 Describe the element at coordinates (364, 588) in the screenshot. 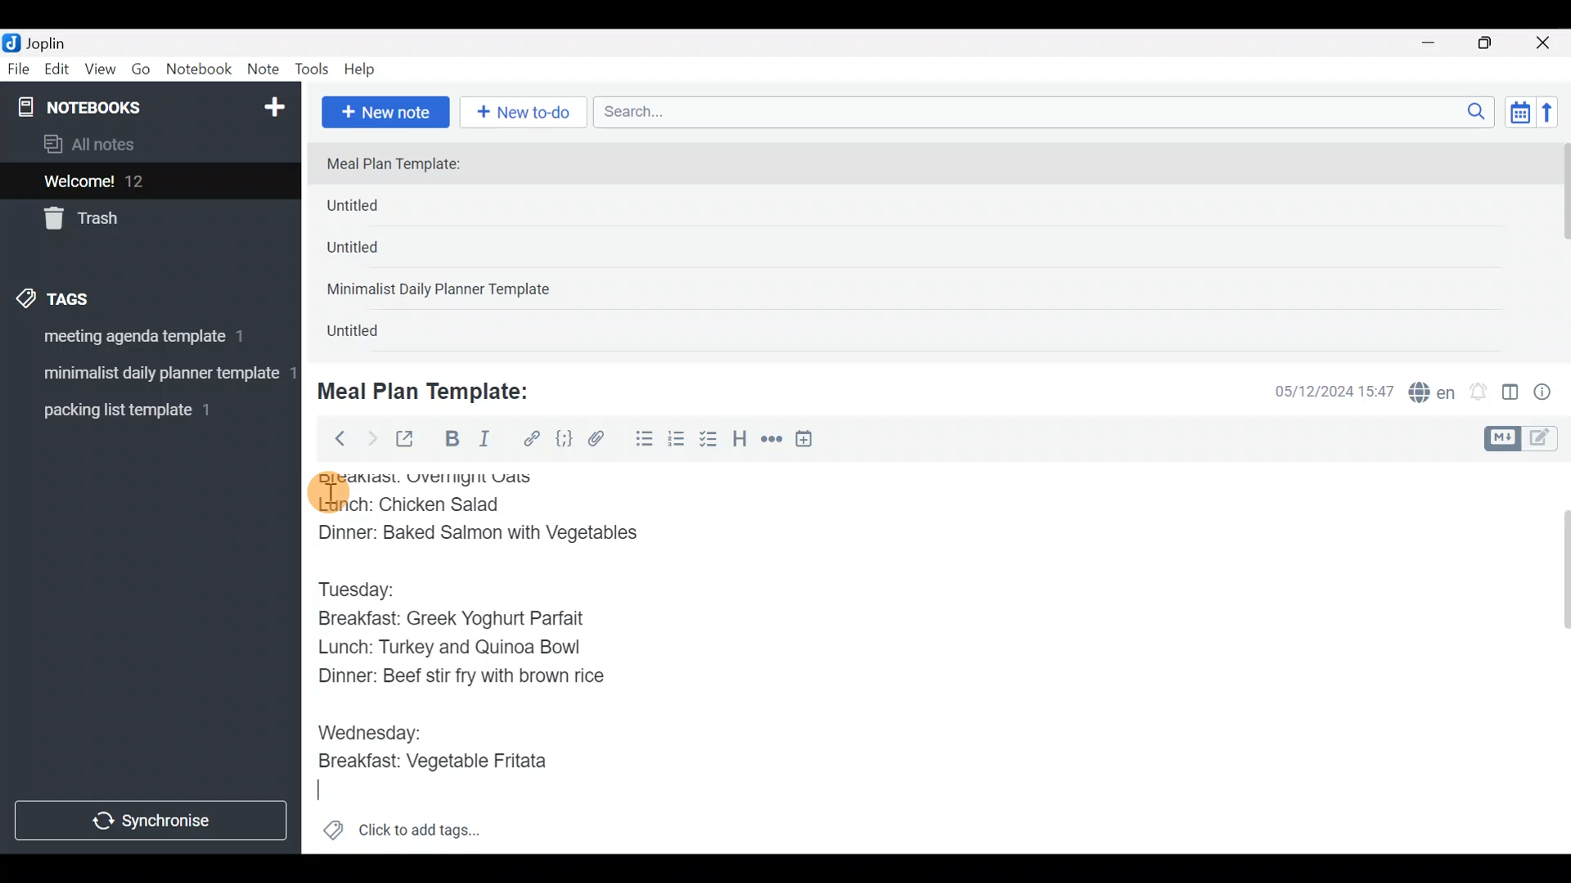

I see `Tuesday:` at that location.